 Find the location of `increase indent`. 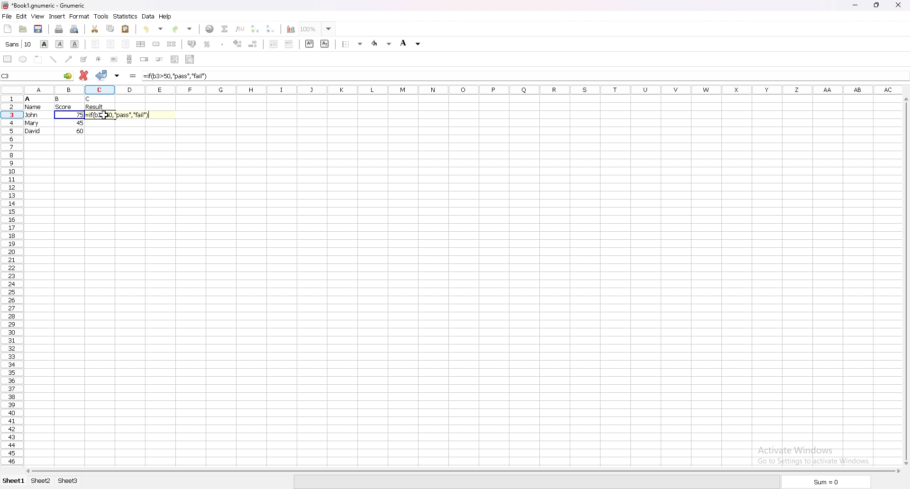

increase indent is located at coordinates (290, 44).